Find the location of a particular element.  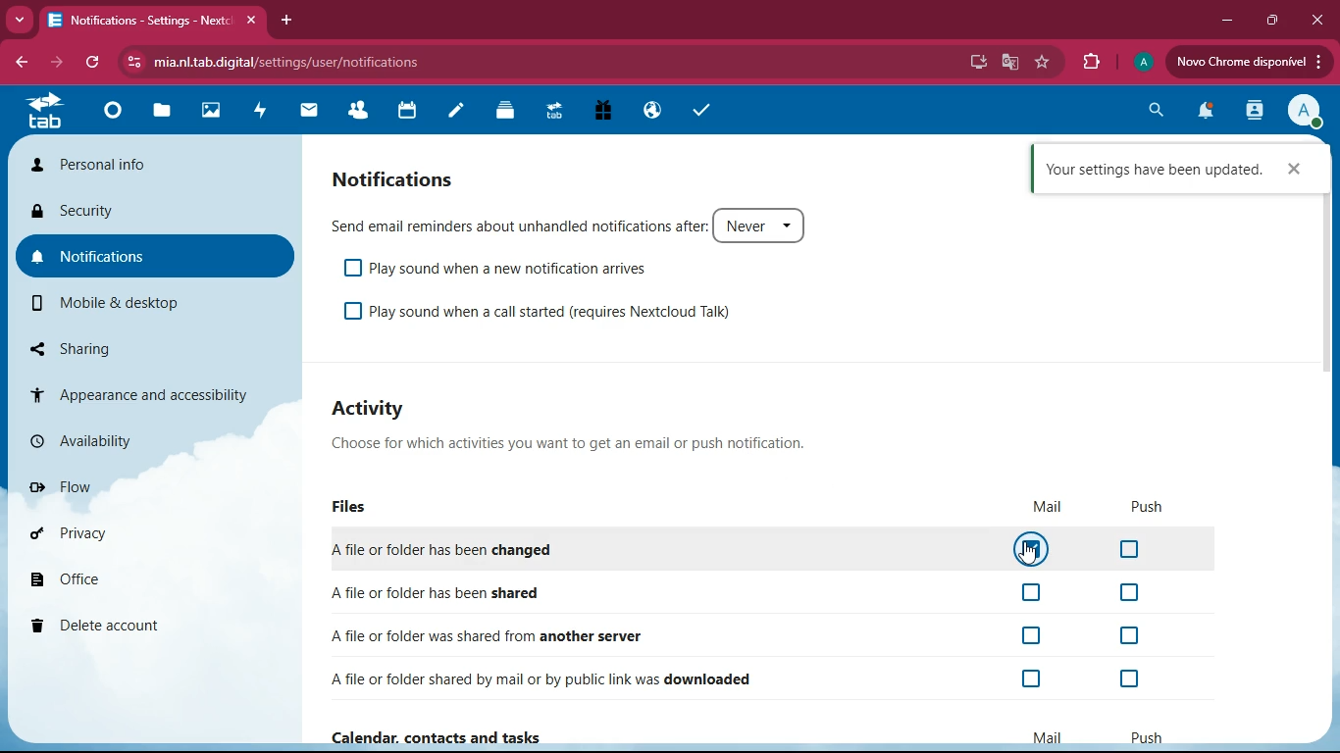

calendar is located at coordinates (407, 113).